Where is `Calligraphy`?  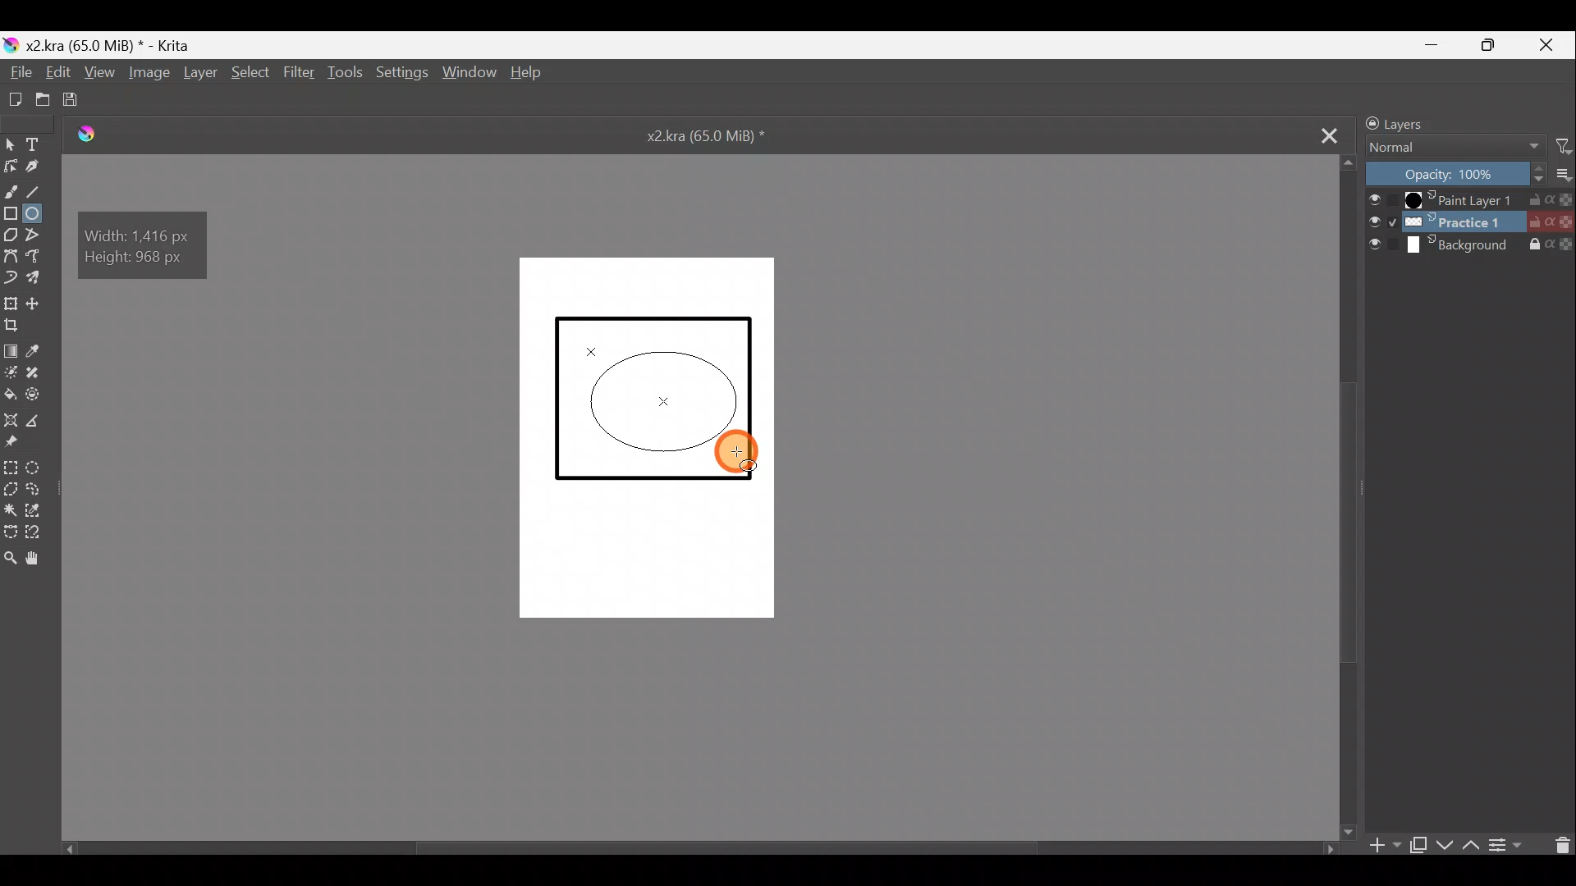 Calligraphy is located at coordinates (41, 167).